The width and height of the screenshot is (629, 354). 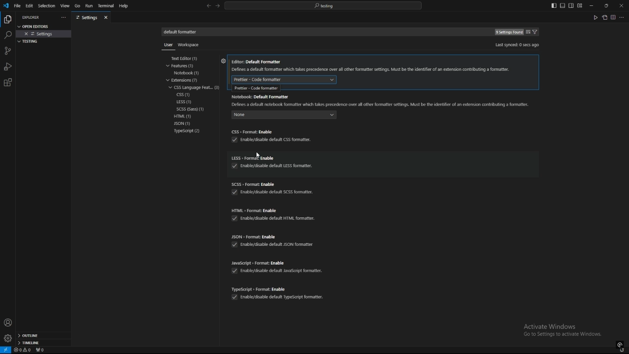 What do you see at coordinates (8, 66) in the screenshot?
I see `run and debug` at bounding box center [8, 66].